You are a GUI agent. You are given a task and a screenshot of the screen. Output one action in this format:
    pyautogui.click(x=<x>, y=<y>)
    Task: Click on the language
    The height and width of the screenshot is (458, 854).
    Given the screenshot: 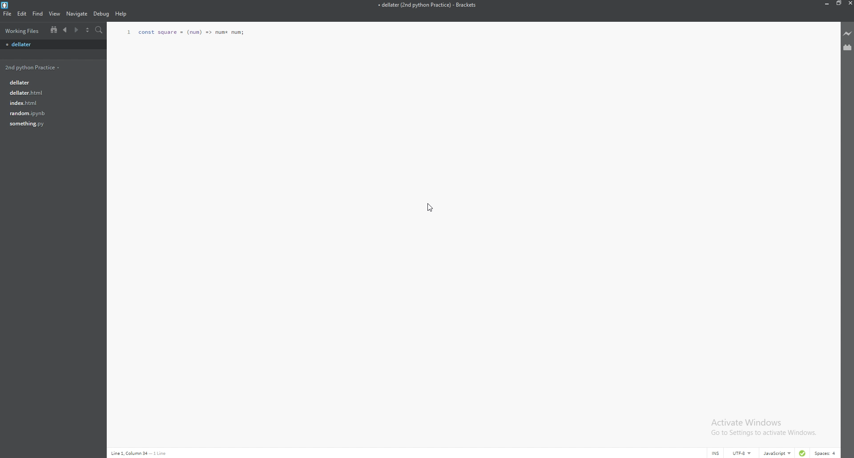 What is the action you would take?
    pyautogui.click(x=778, y=453)
    